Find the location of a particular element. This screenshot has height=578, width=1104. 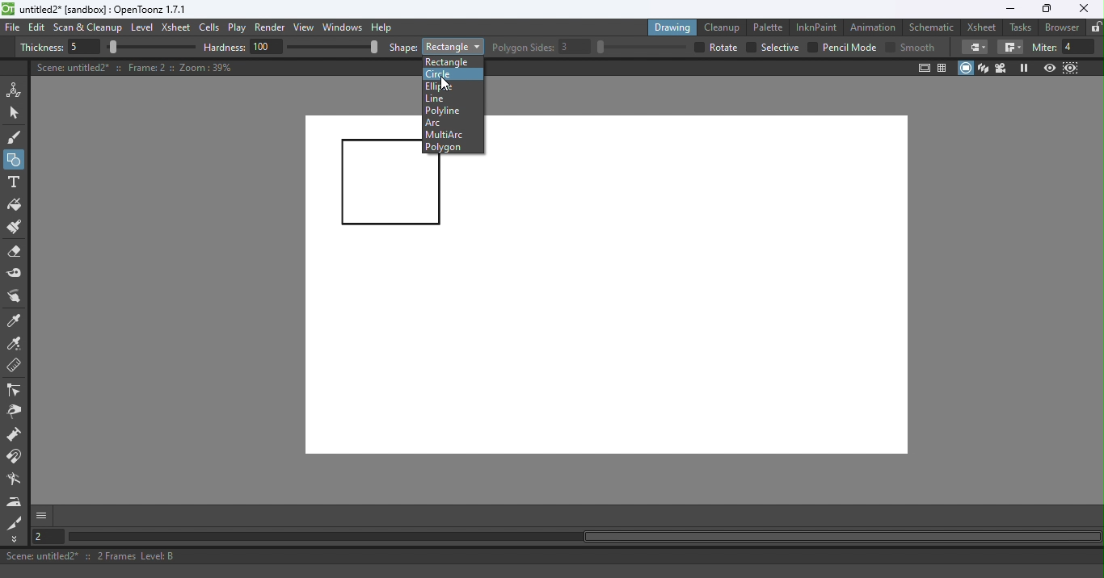

Selection tool is located at coordinates (17, 112).